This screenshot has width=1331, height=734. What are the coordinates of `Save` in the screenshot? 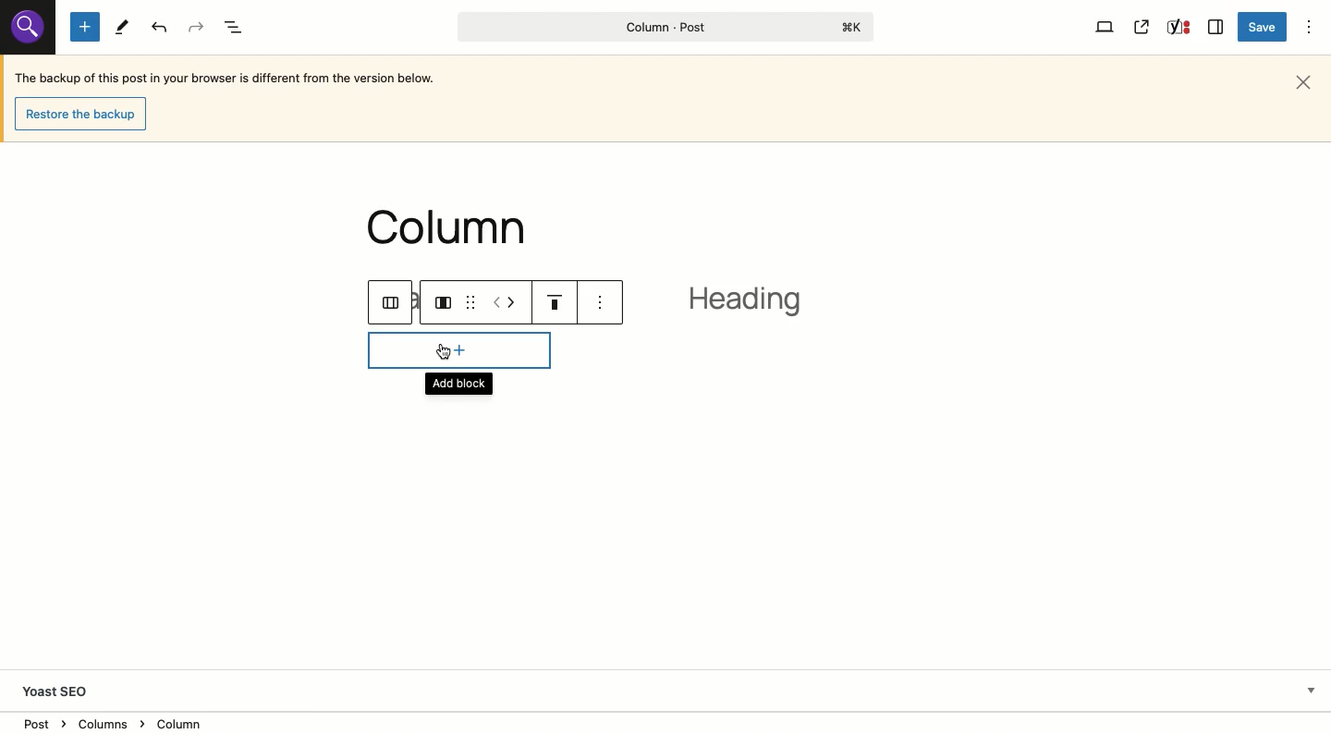 It's located at (1264, 28).